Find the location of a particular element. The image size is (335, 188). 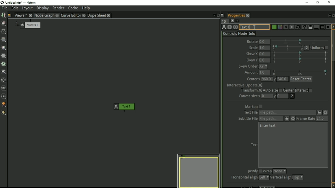

Channel is located at coordinates (4, 40).